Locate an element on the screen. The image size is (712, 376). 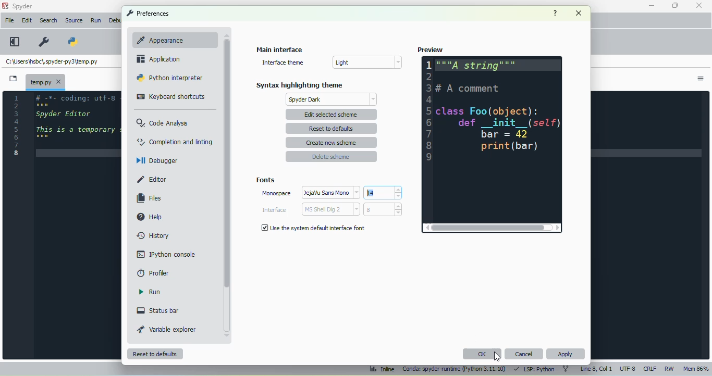
run is located at coordinates (150, 292).